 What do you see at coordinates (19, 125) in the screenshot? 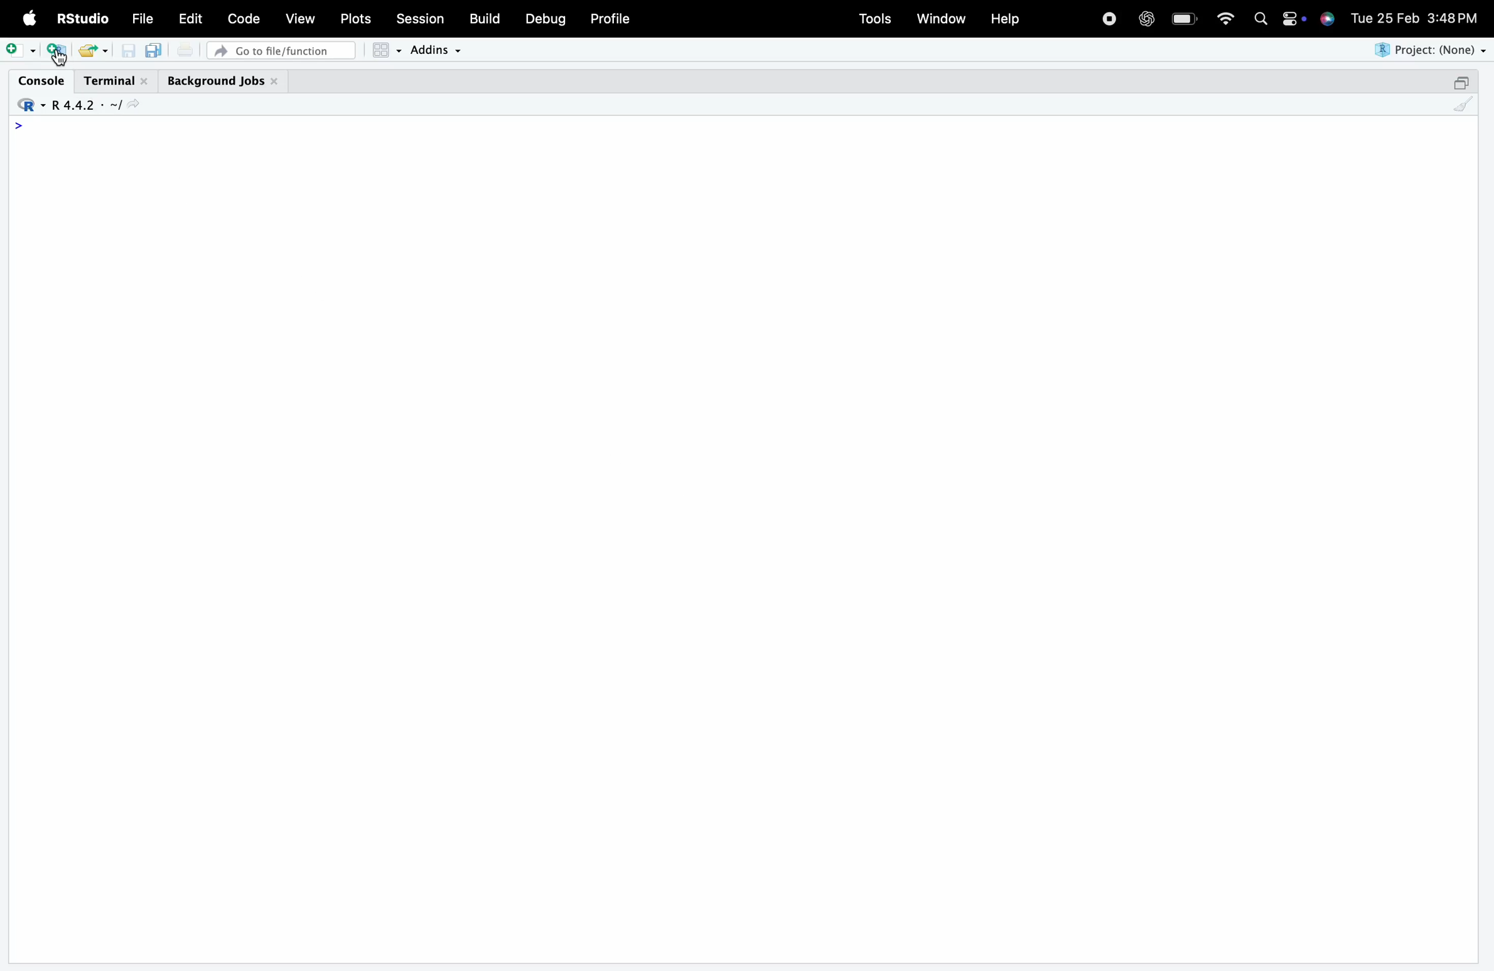
I see `>` at bounding box center [19, 125].